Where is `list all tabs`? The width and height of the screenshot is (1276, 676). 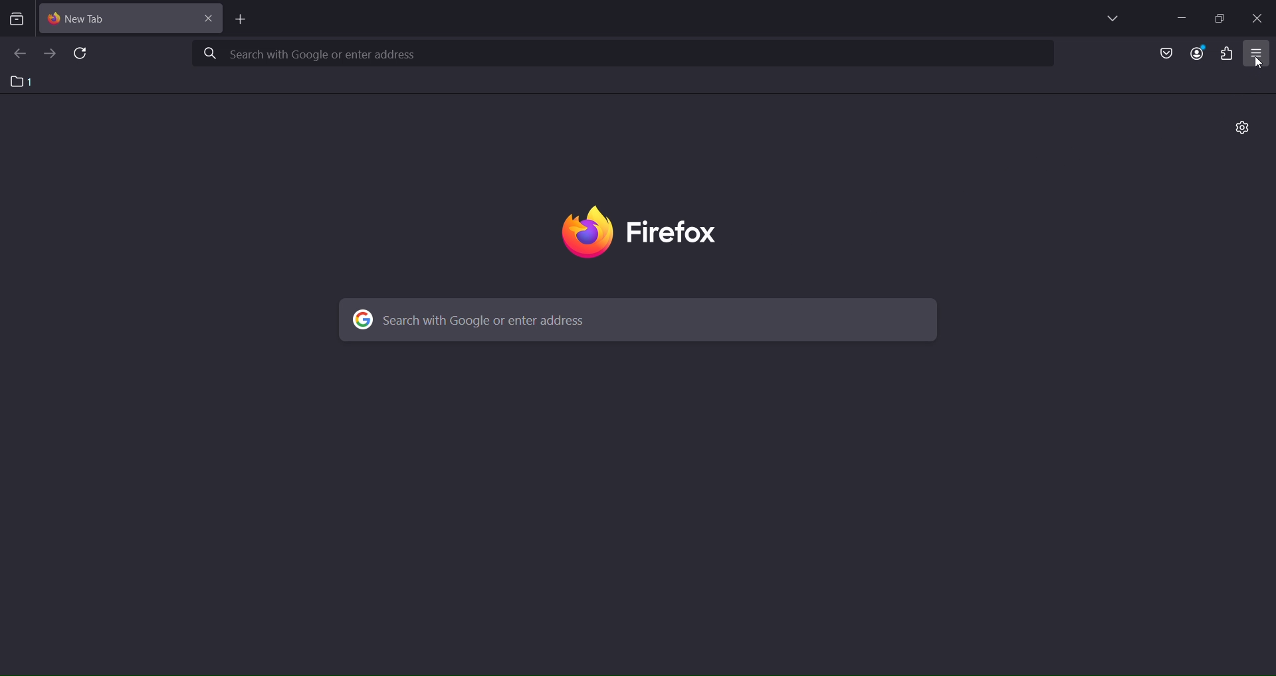
list all tabs is located at coordinates (1110, 19).